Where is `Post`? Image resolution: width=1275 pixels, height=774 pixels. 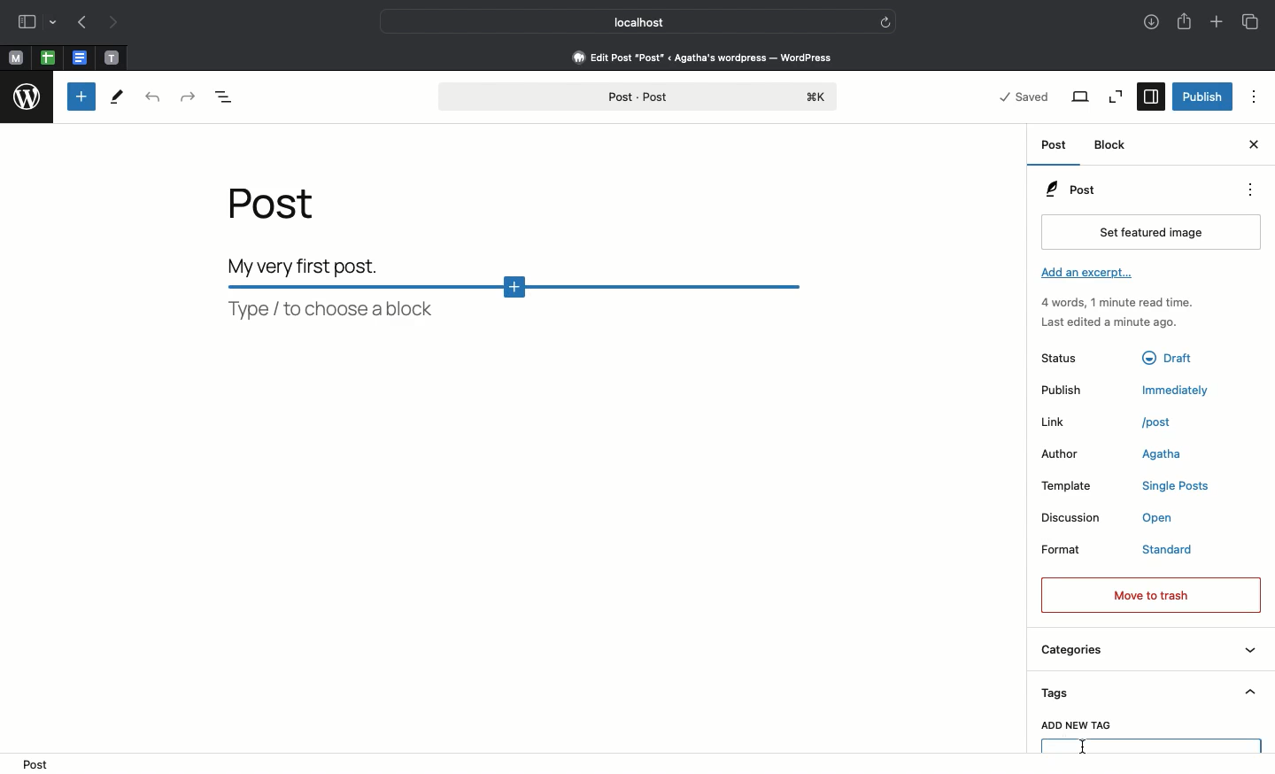
Post is located at coordinates (641, 93).